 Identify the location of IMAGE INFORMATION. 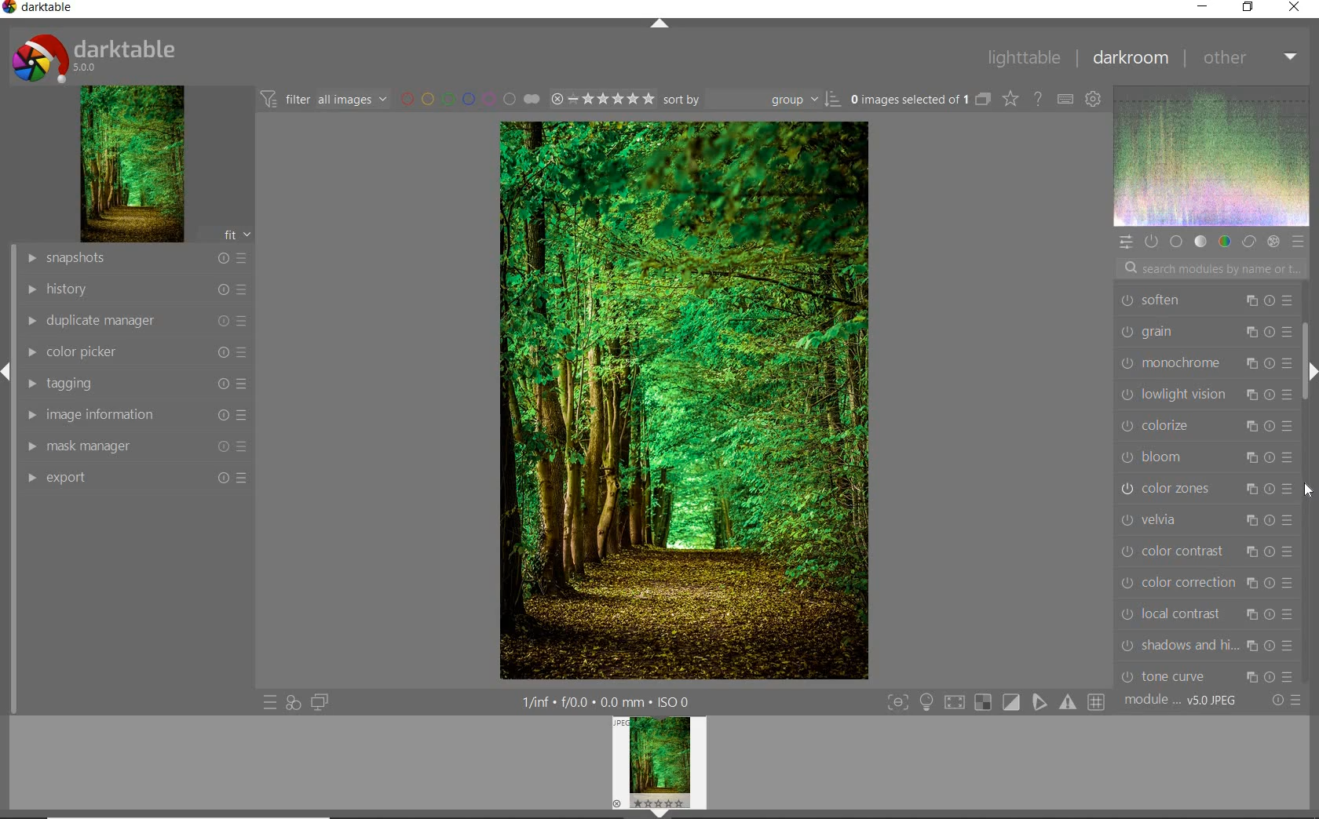
(138, 417).